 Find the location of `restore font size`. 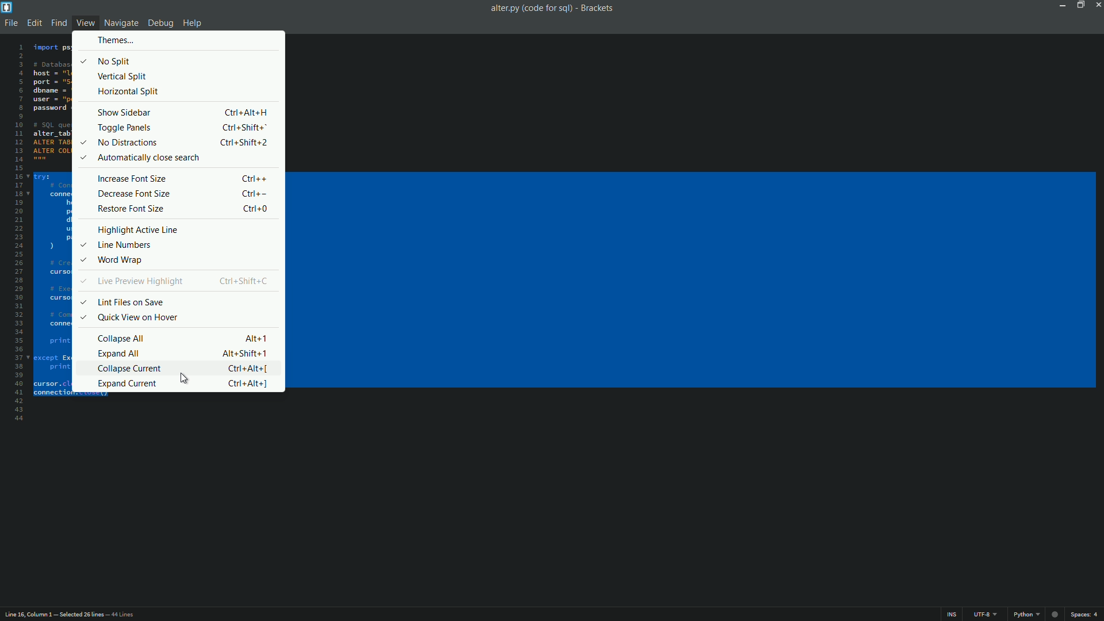

restore font size is located at coordinates (129, 209).